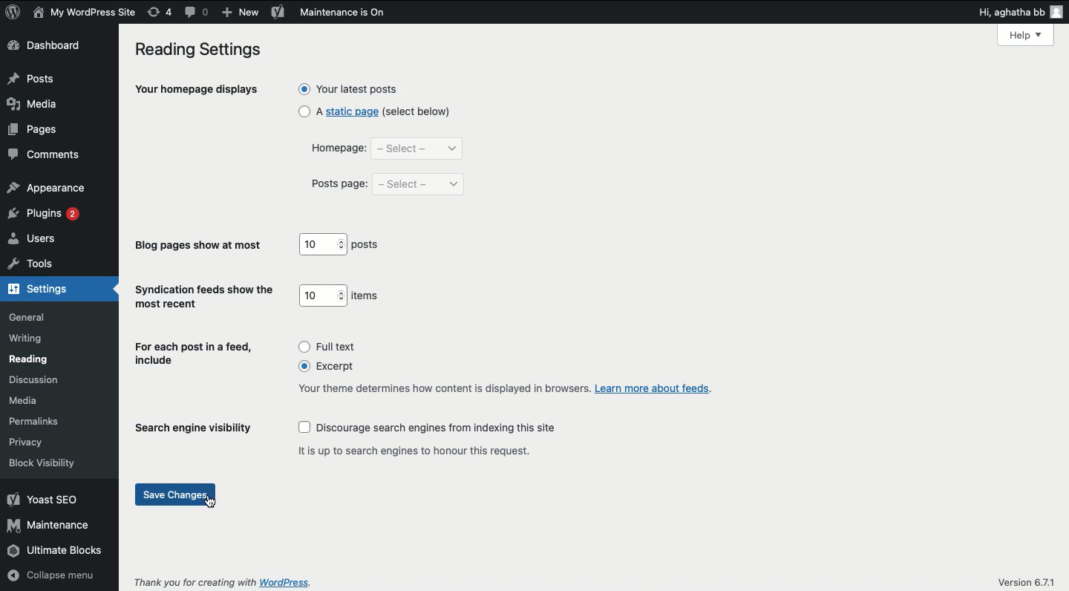 Image resolution: width=1069 pixels, height=591 pixels. I want to click on yoast seo, so click(278, 12).